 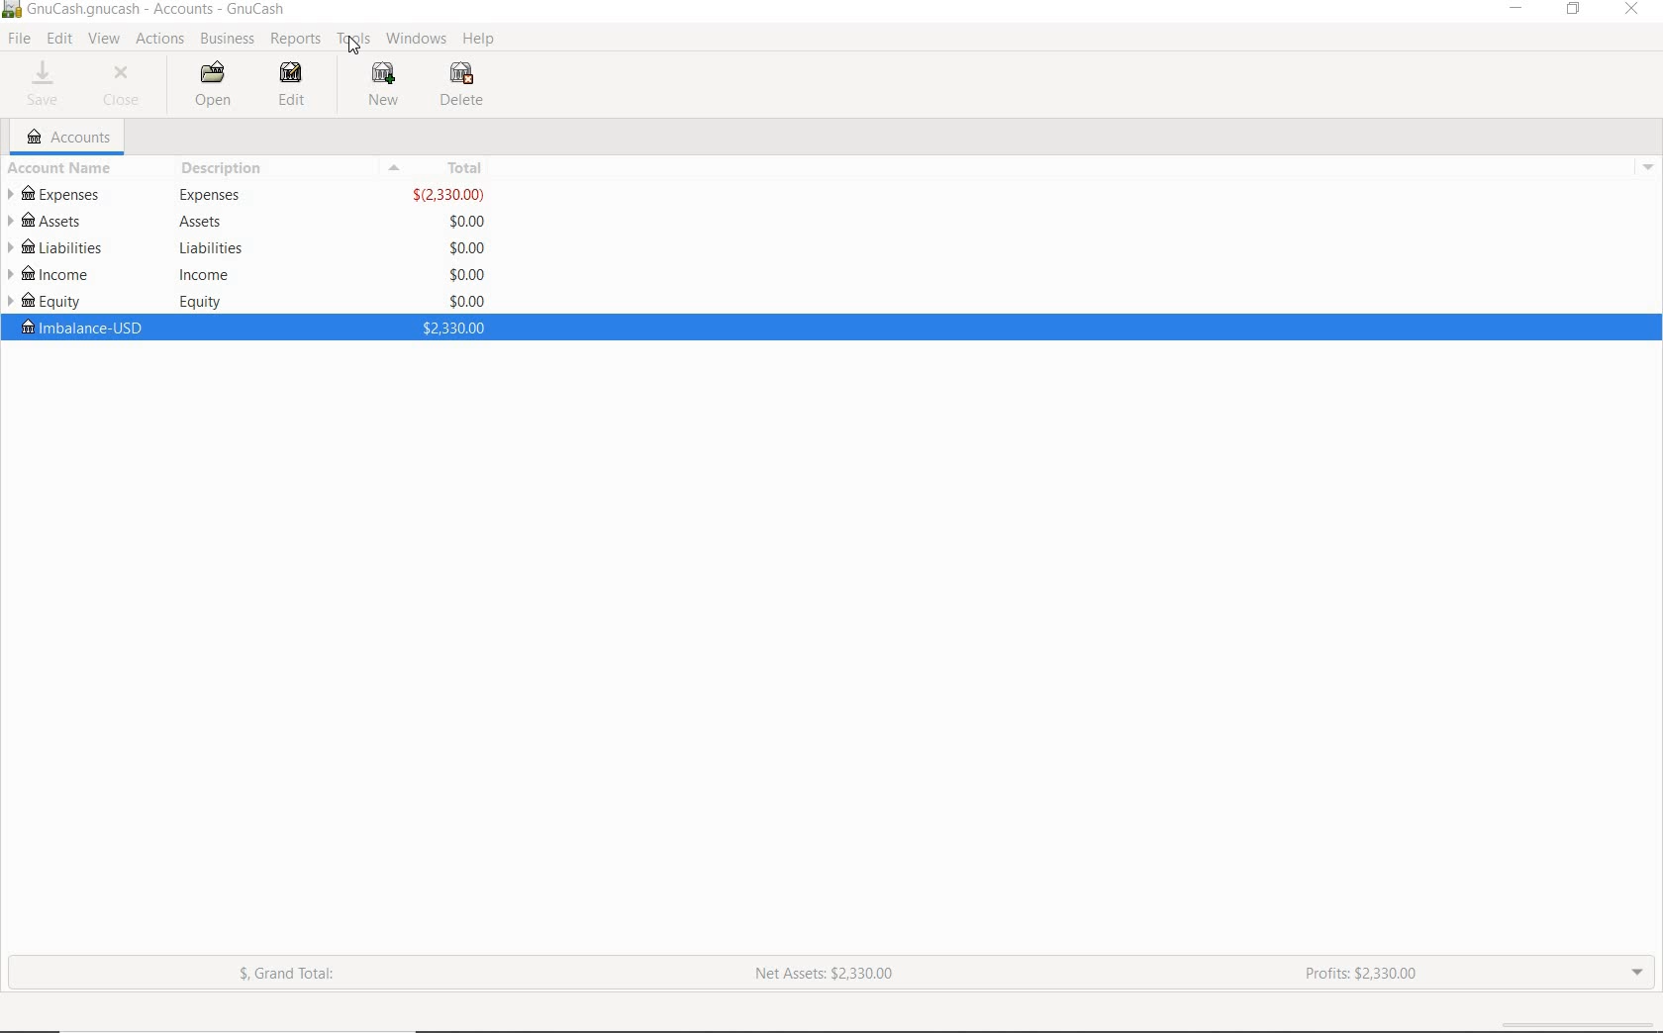 I want to click on INCOME, so click(x=245, y=274).